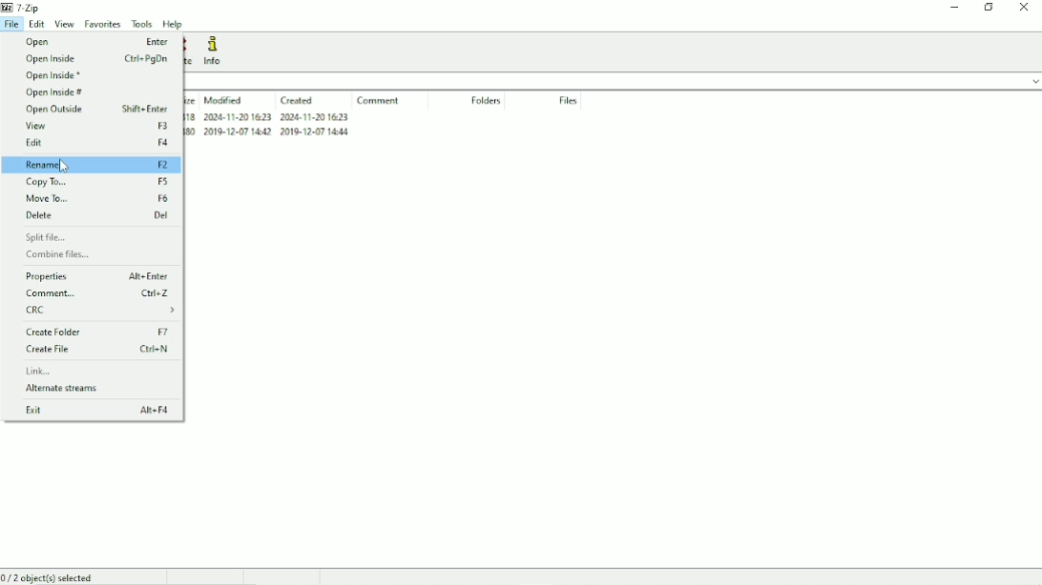 This screenshot has height=585, width=1042. What do you see at coordinates (224, 100) in the screenshot?
I see `Modified` at bounding box center [224, 100].